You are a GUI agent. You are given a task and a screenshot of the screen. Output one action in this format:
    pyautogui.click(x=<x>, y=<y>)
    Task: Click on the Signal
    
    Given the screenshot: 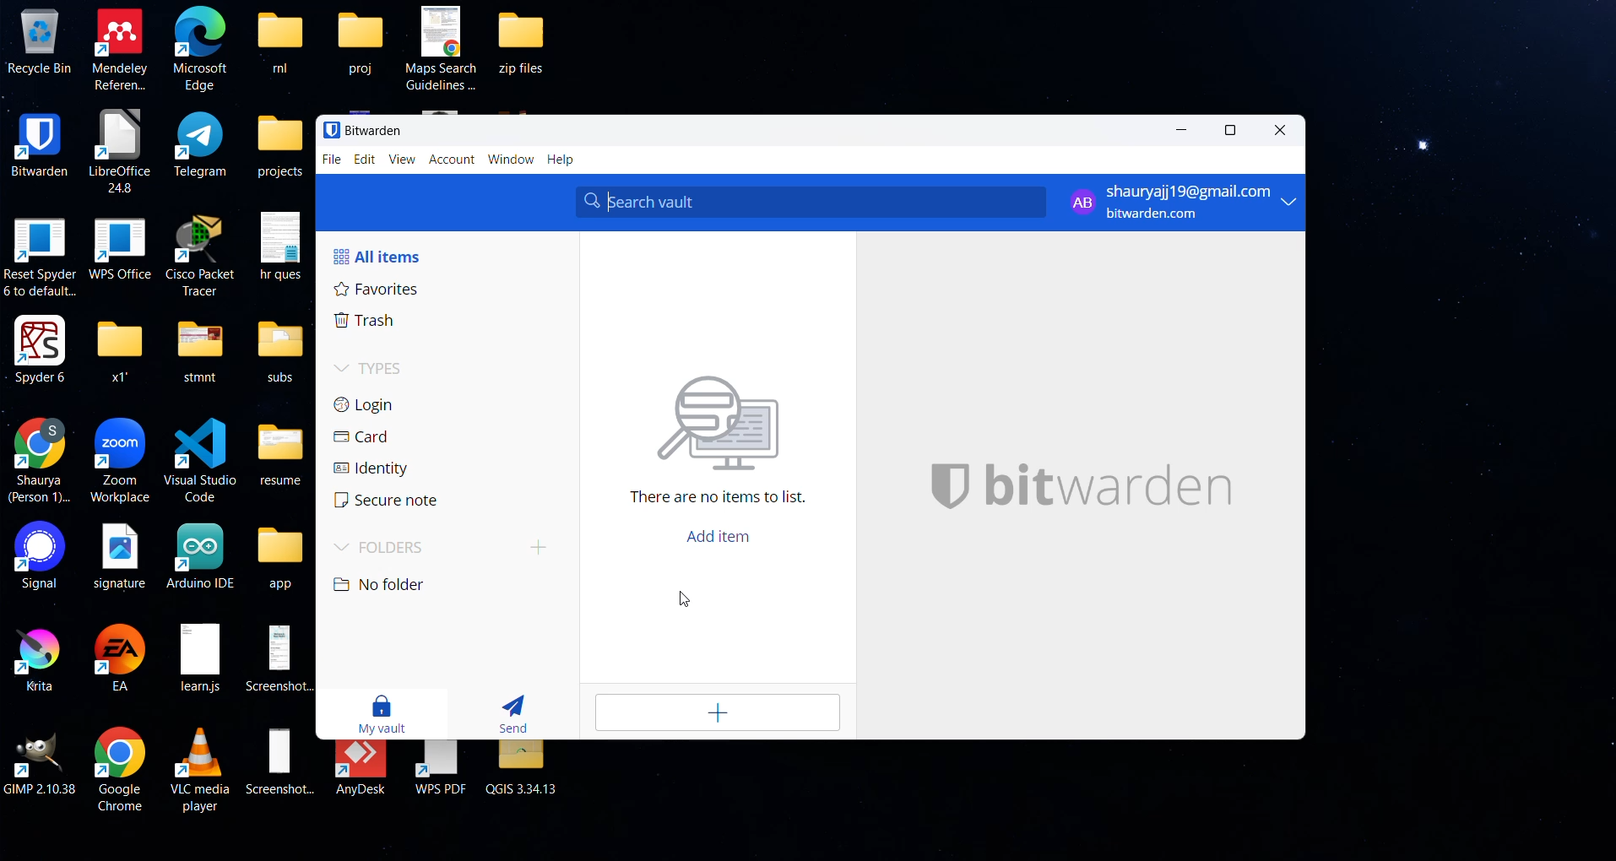 What is the action you would take?
    pyautogui.click(x=34, y=556)
    